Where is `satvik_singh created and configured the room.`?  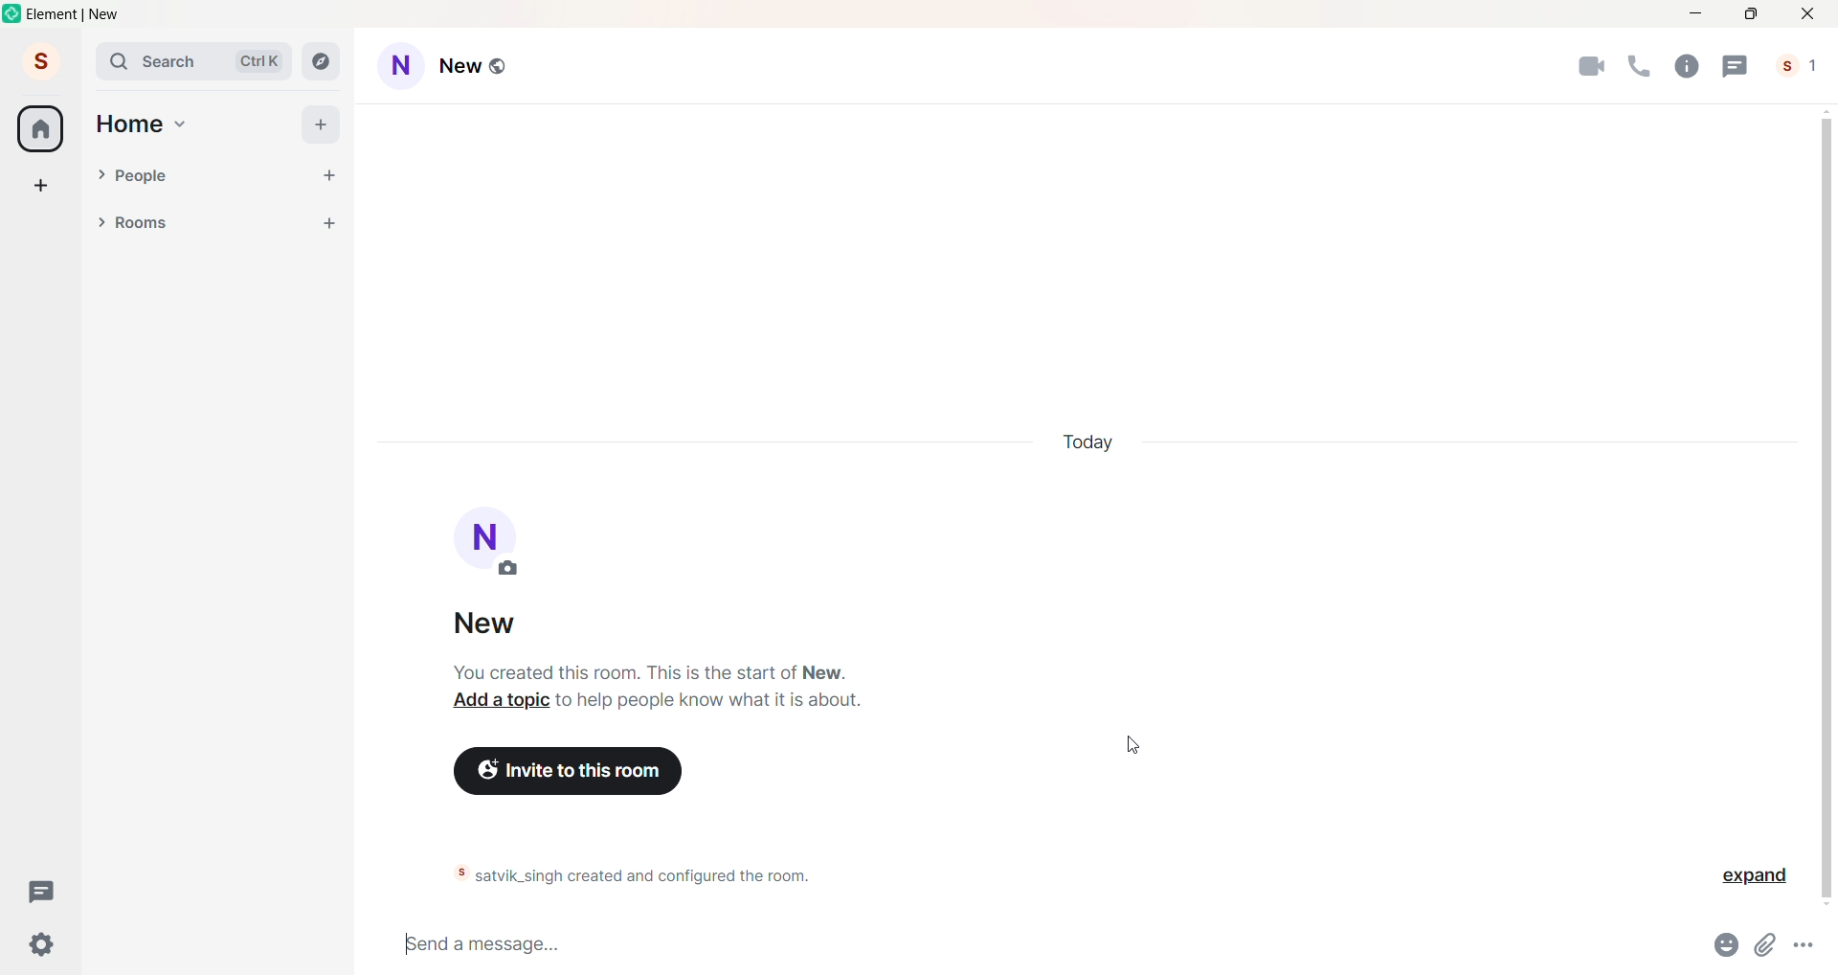
satvik_singh created and configured the room. is located at coordinates (624, 876).